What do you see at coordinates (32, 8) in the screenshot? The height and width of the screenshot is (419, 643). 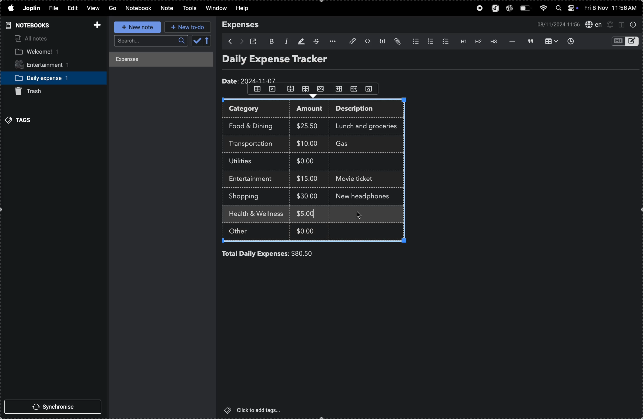 I see `joplin` at bounding box center [32, 8].